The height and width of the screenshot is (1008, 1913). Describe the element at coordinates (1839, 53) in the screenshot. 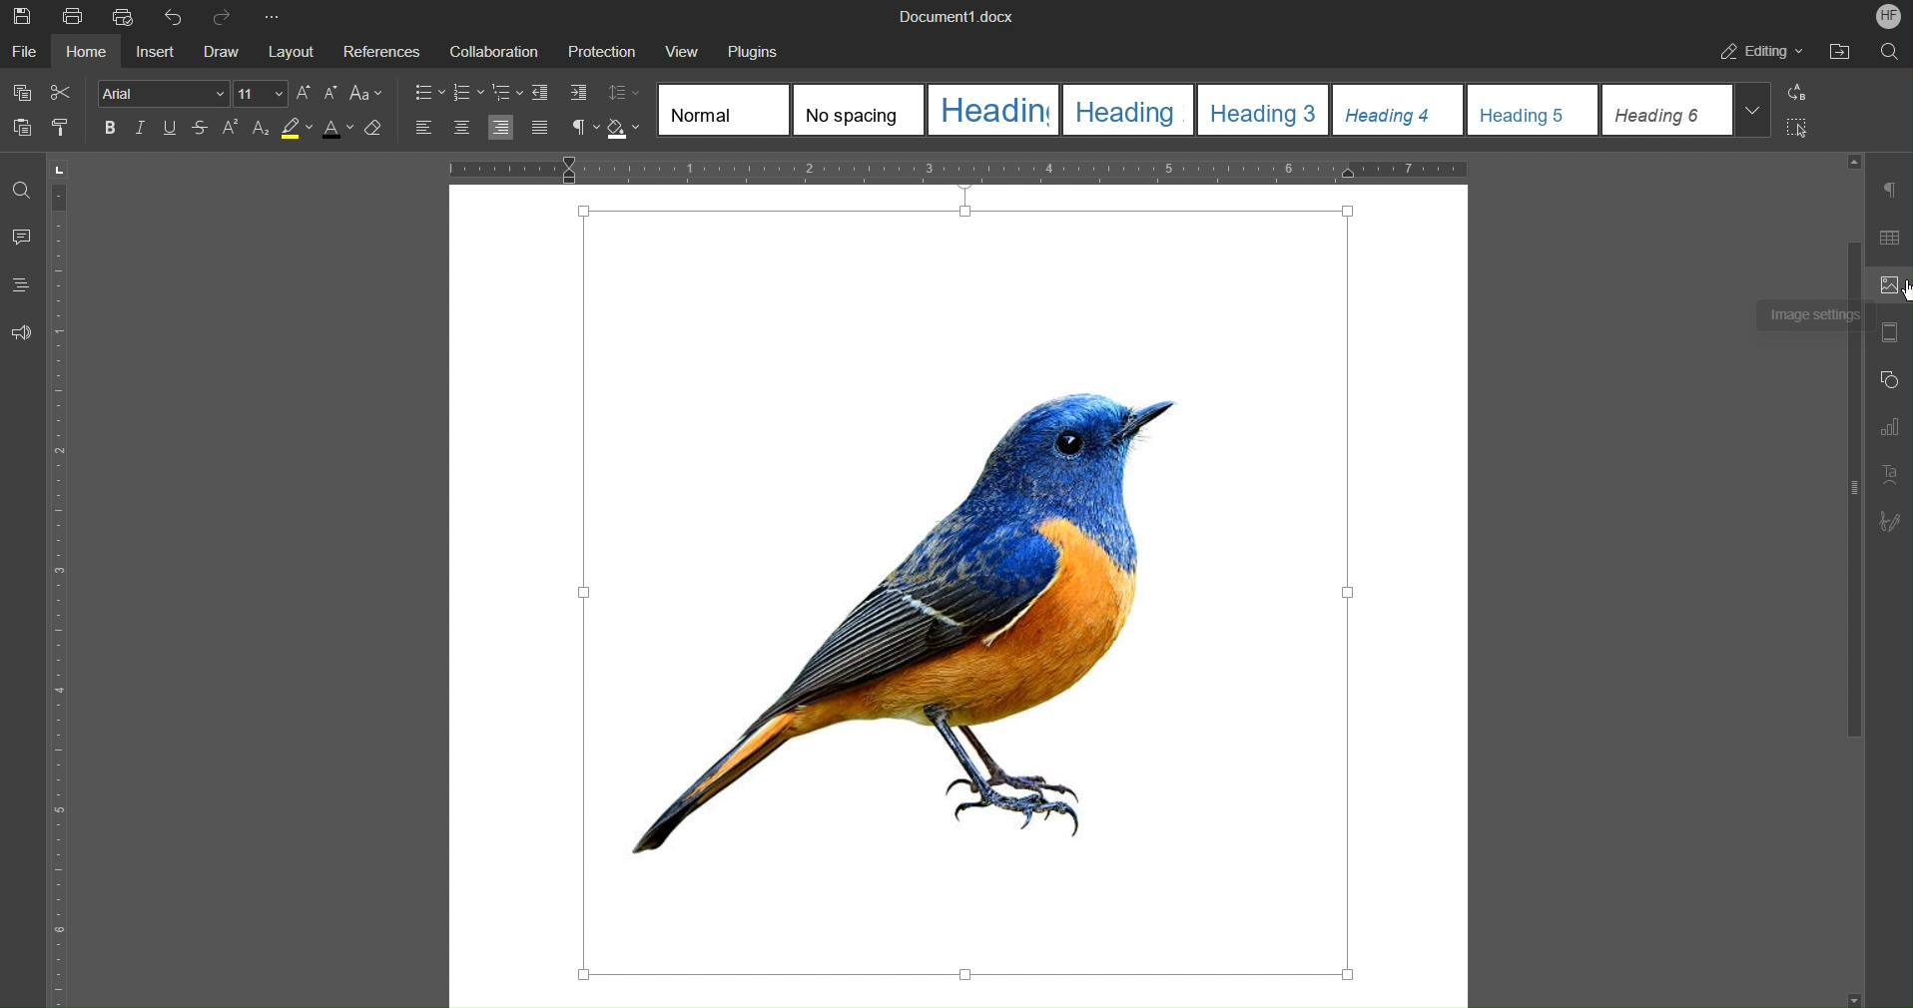

I see `Open File Location` at that location.